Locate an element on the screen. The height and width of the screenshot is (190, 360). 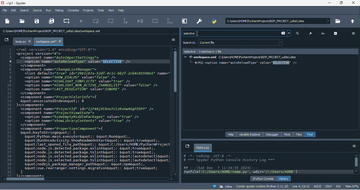
inline is located at coordinates (220, 186).